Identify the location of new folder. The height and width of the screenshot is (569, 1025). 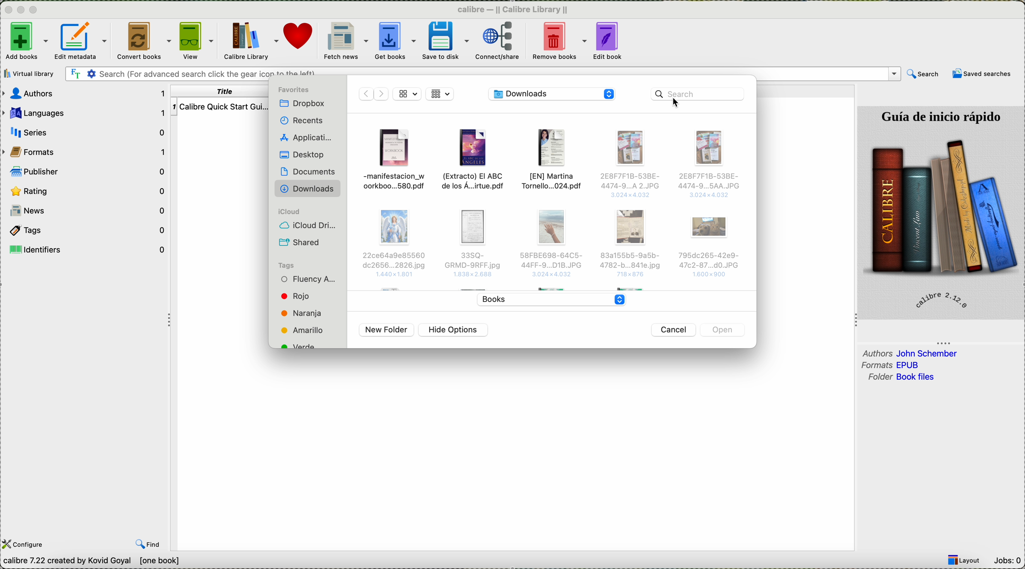
(387, 331).